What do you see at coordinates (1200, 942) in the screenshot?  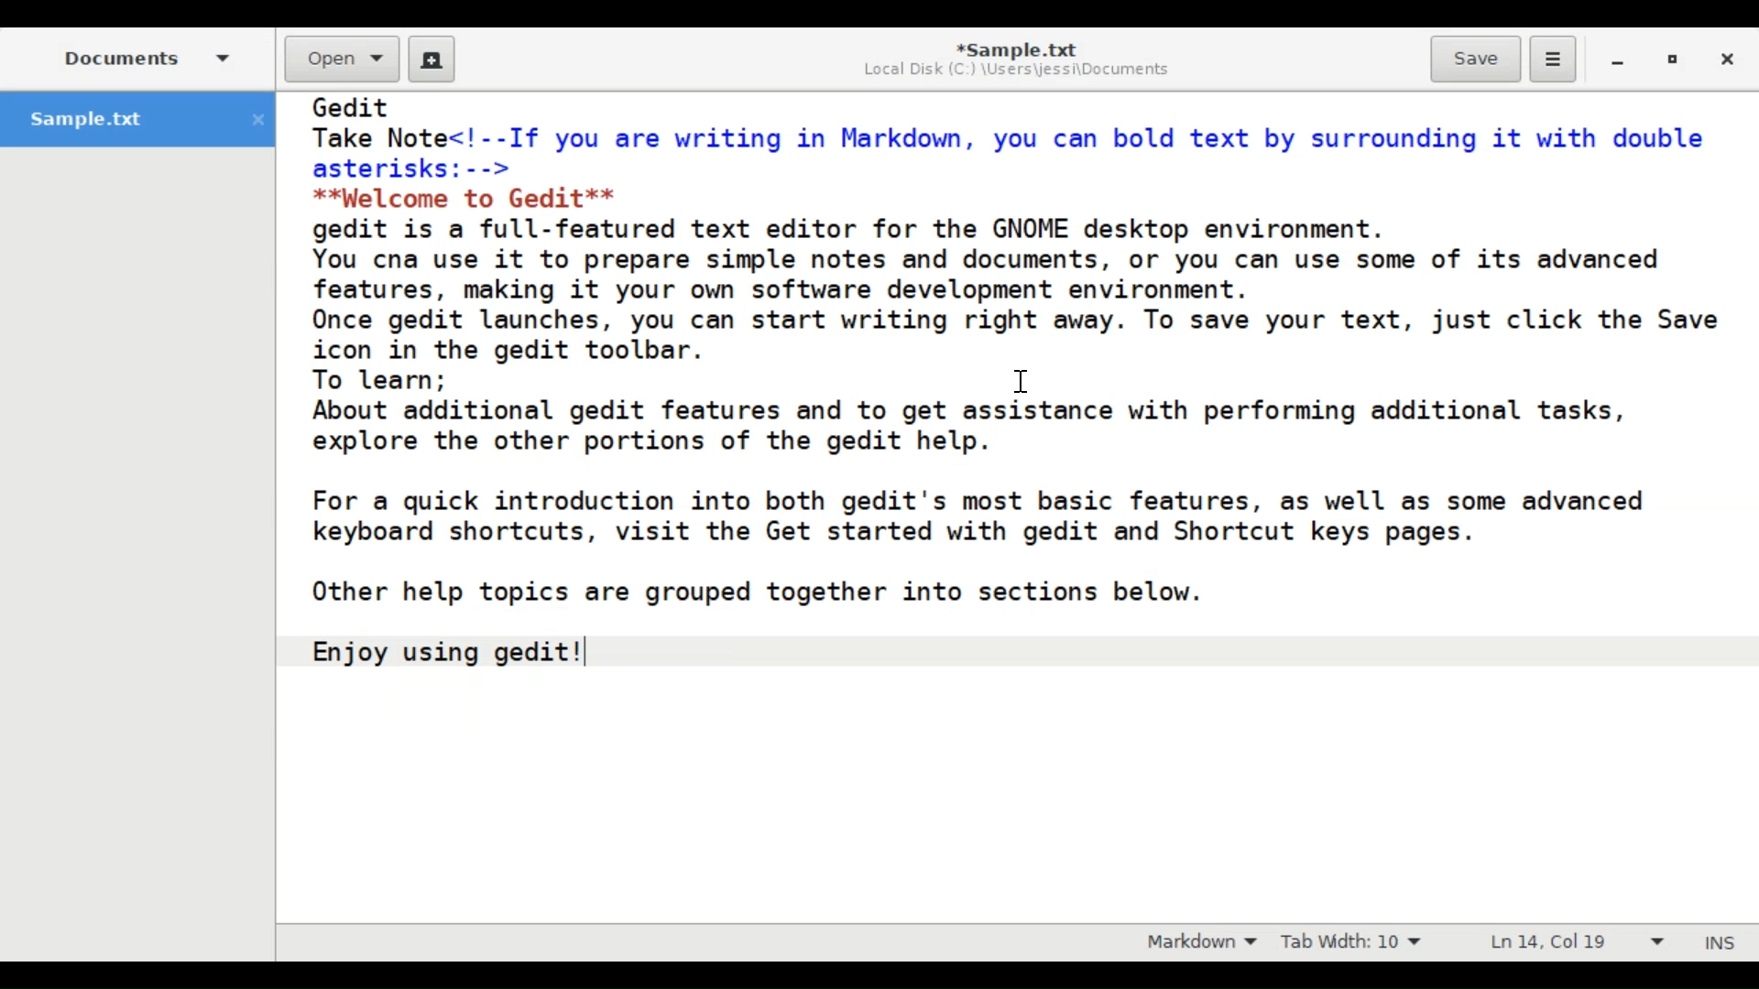 I see `Highlight Mode` at bounding box center [1200, 942].